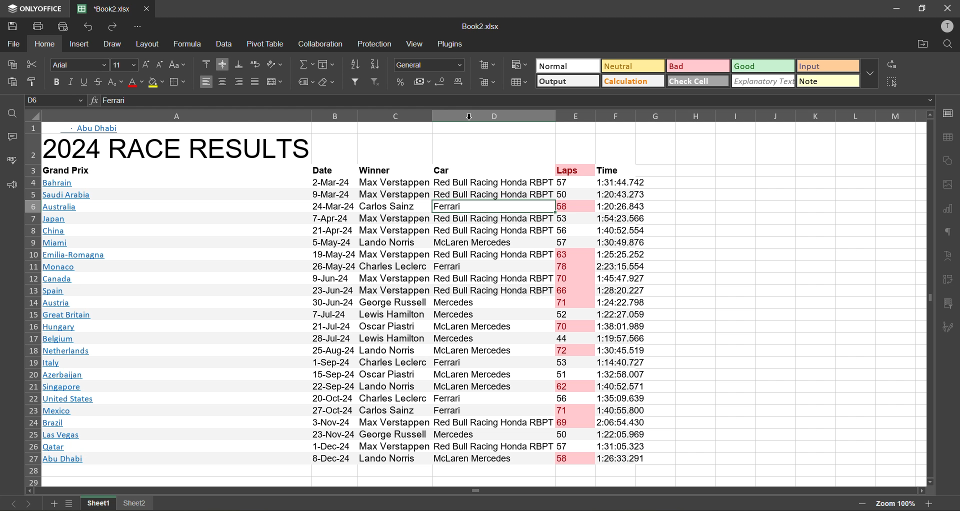  I want to click on increase decimal, so click(459, 81).